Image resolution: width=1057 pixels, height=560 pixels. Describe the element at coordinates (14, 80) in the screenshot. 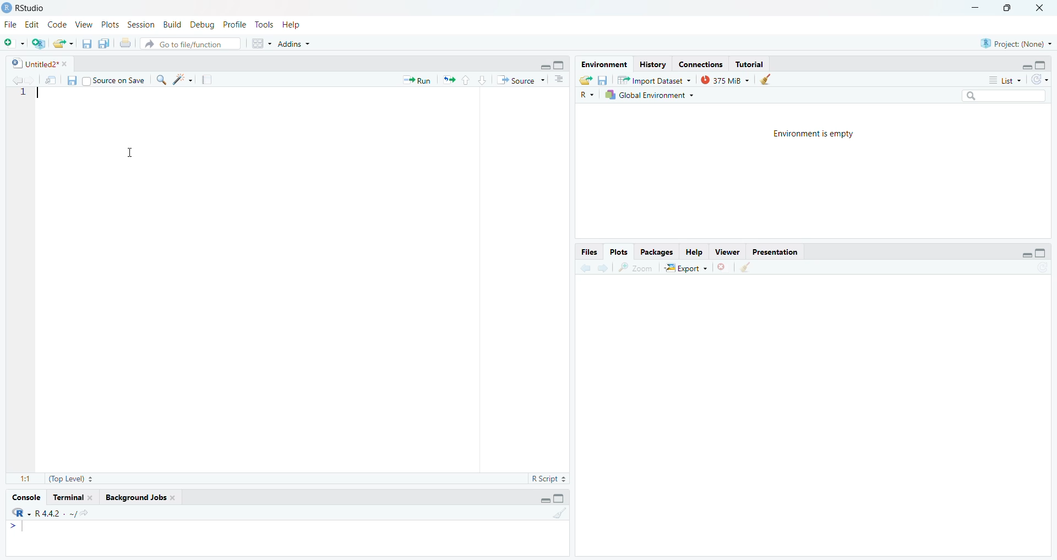

I see `go back to the previous source location` at that location.